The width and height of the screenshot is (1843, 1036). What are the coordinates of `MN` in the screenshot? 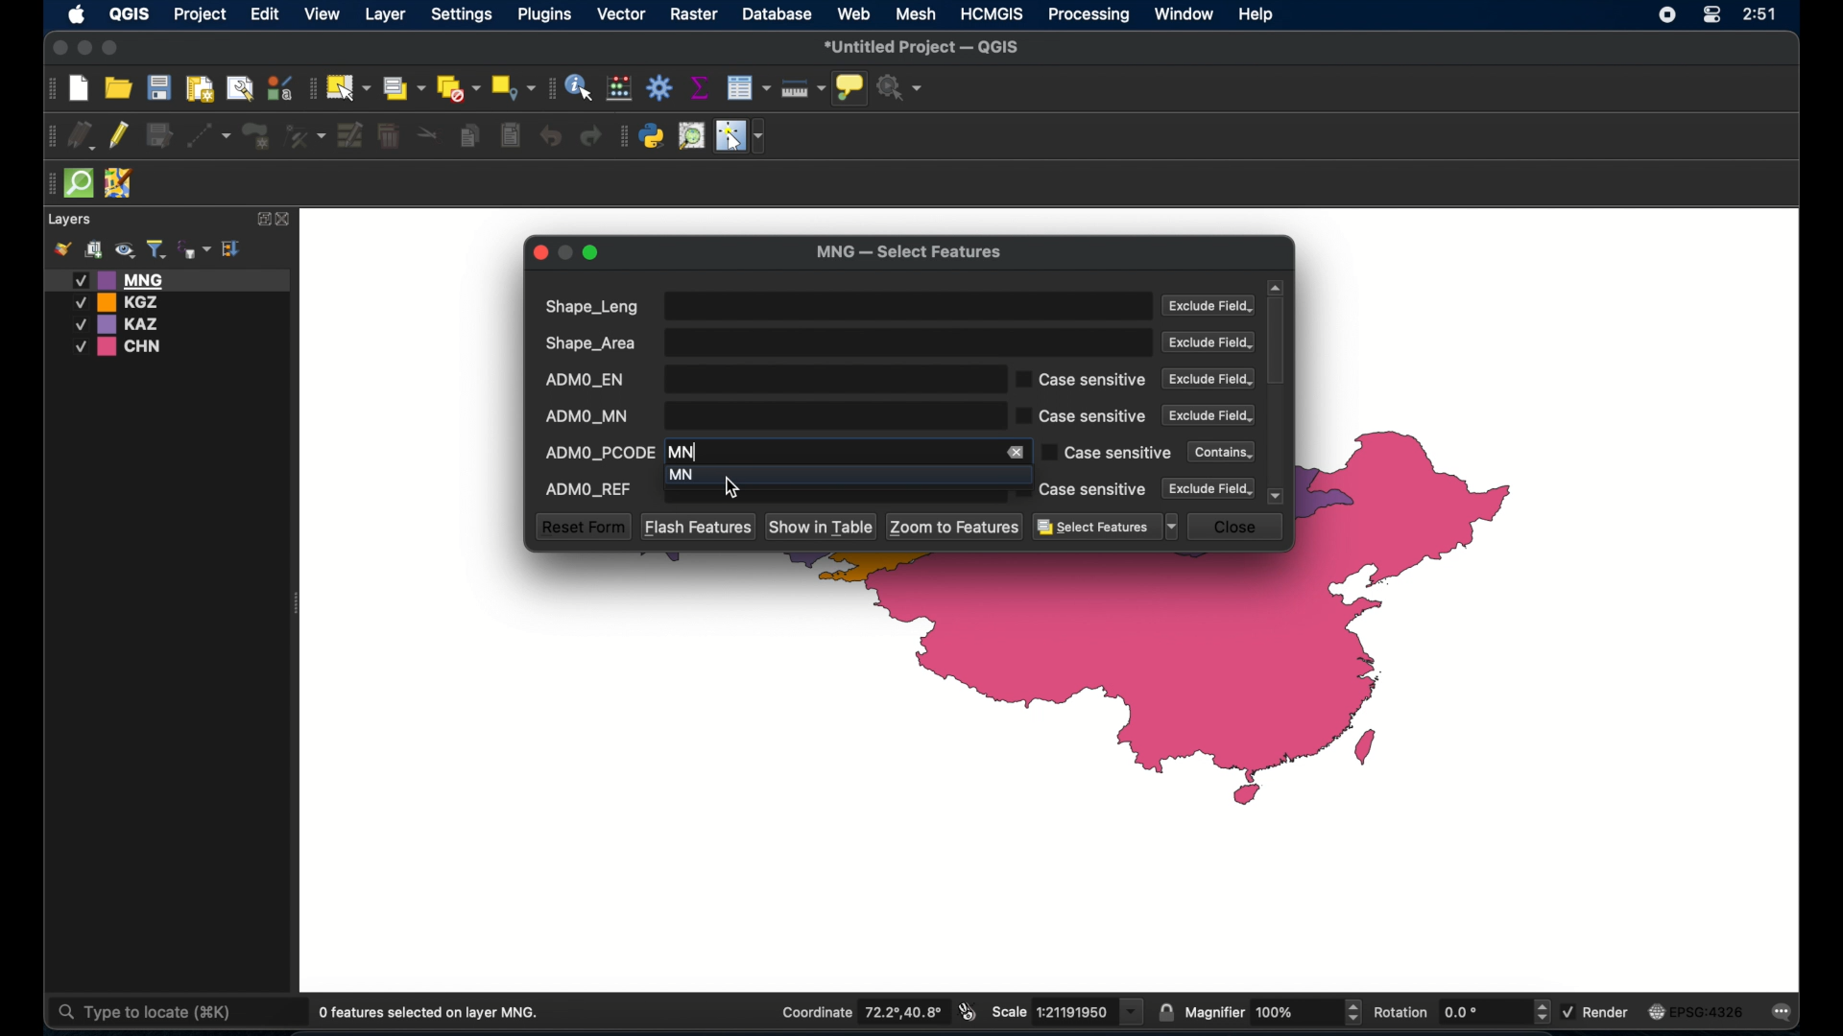 It's located at (823, 473).